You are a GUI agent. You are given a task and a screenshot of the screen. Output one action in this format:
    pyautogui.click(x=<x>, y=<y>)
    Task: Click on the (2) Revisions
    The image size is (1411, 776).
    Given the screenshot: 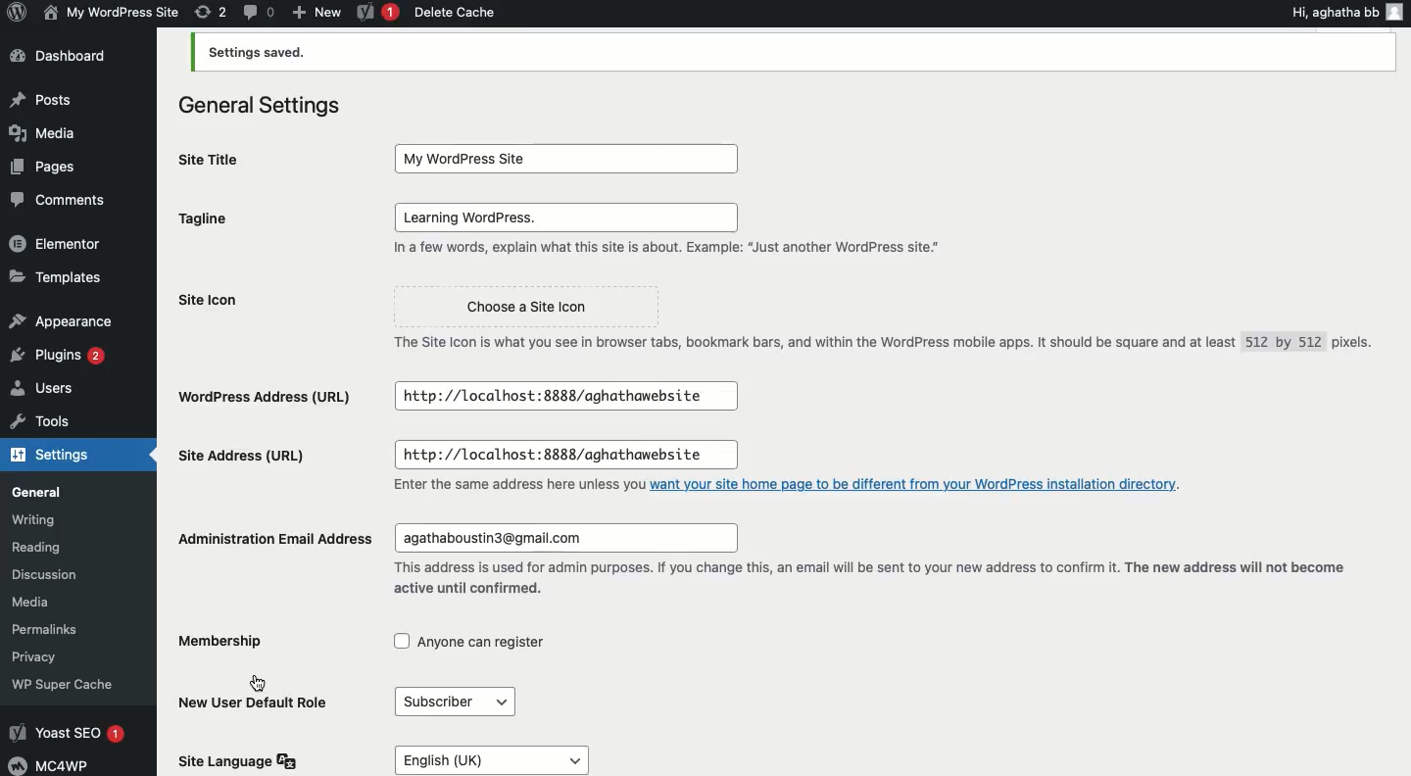 What is the action you would take?
    pyautogui.click(x=208, y=11)
    